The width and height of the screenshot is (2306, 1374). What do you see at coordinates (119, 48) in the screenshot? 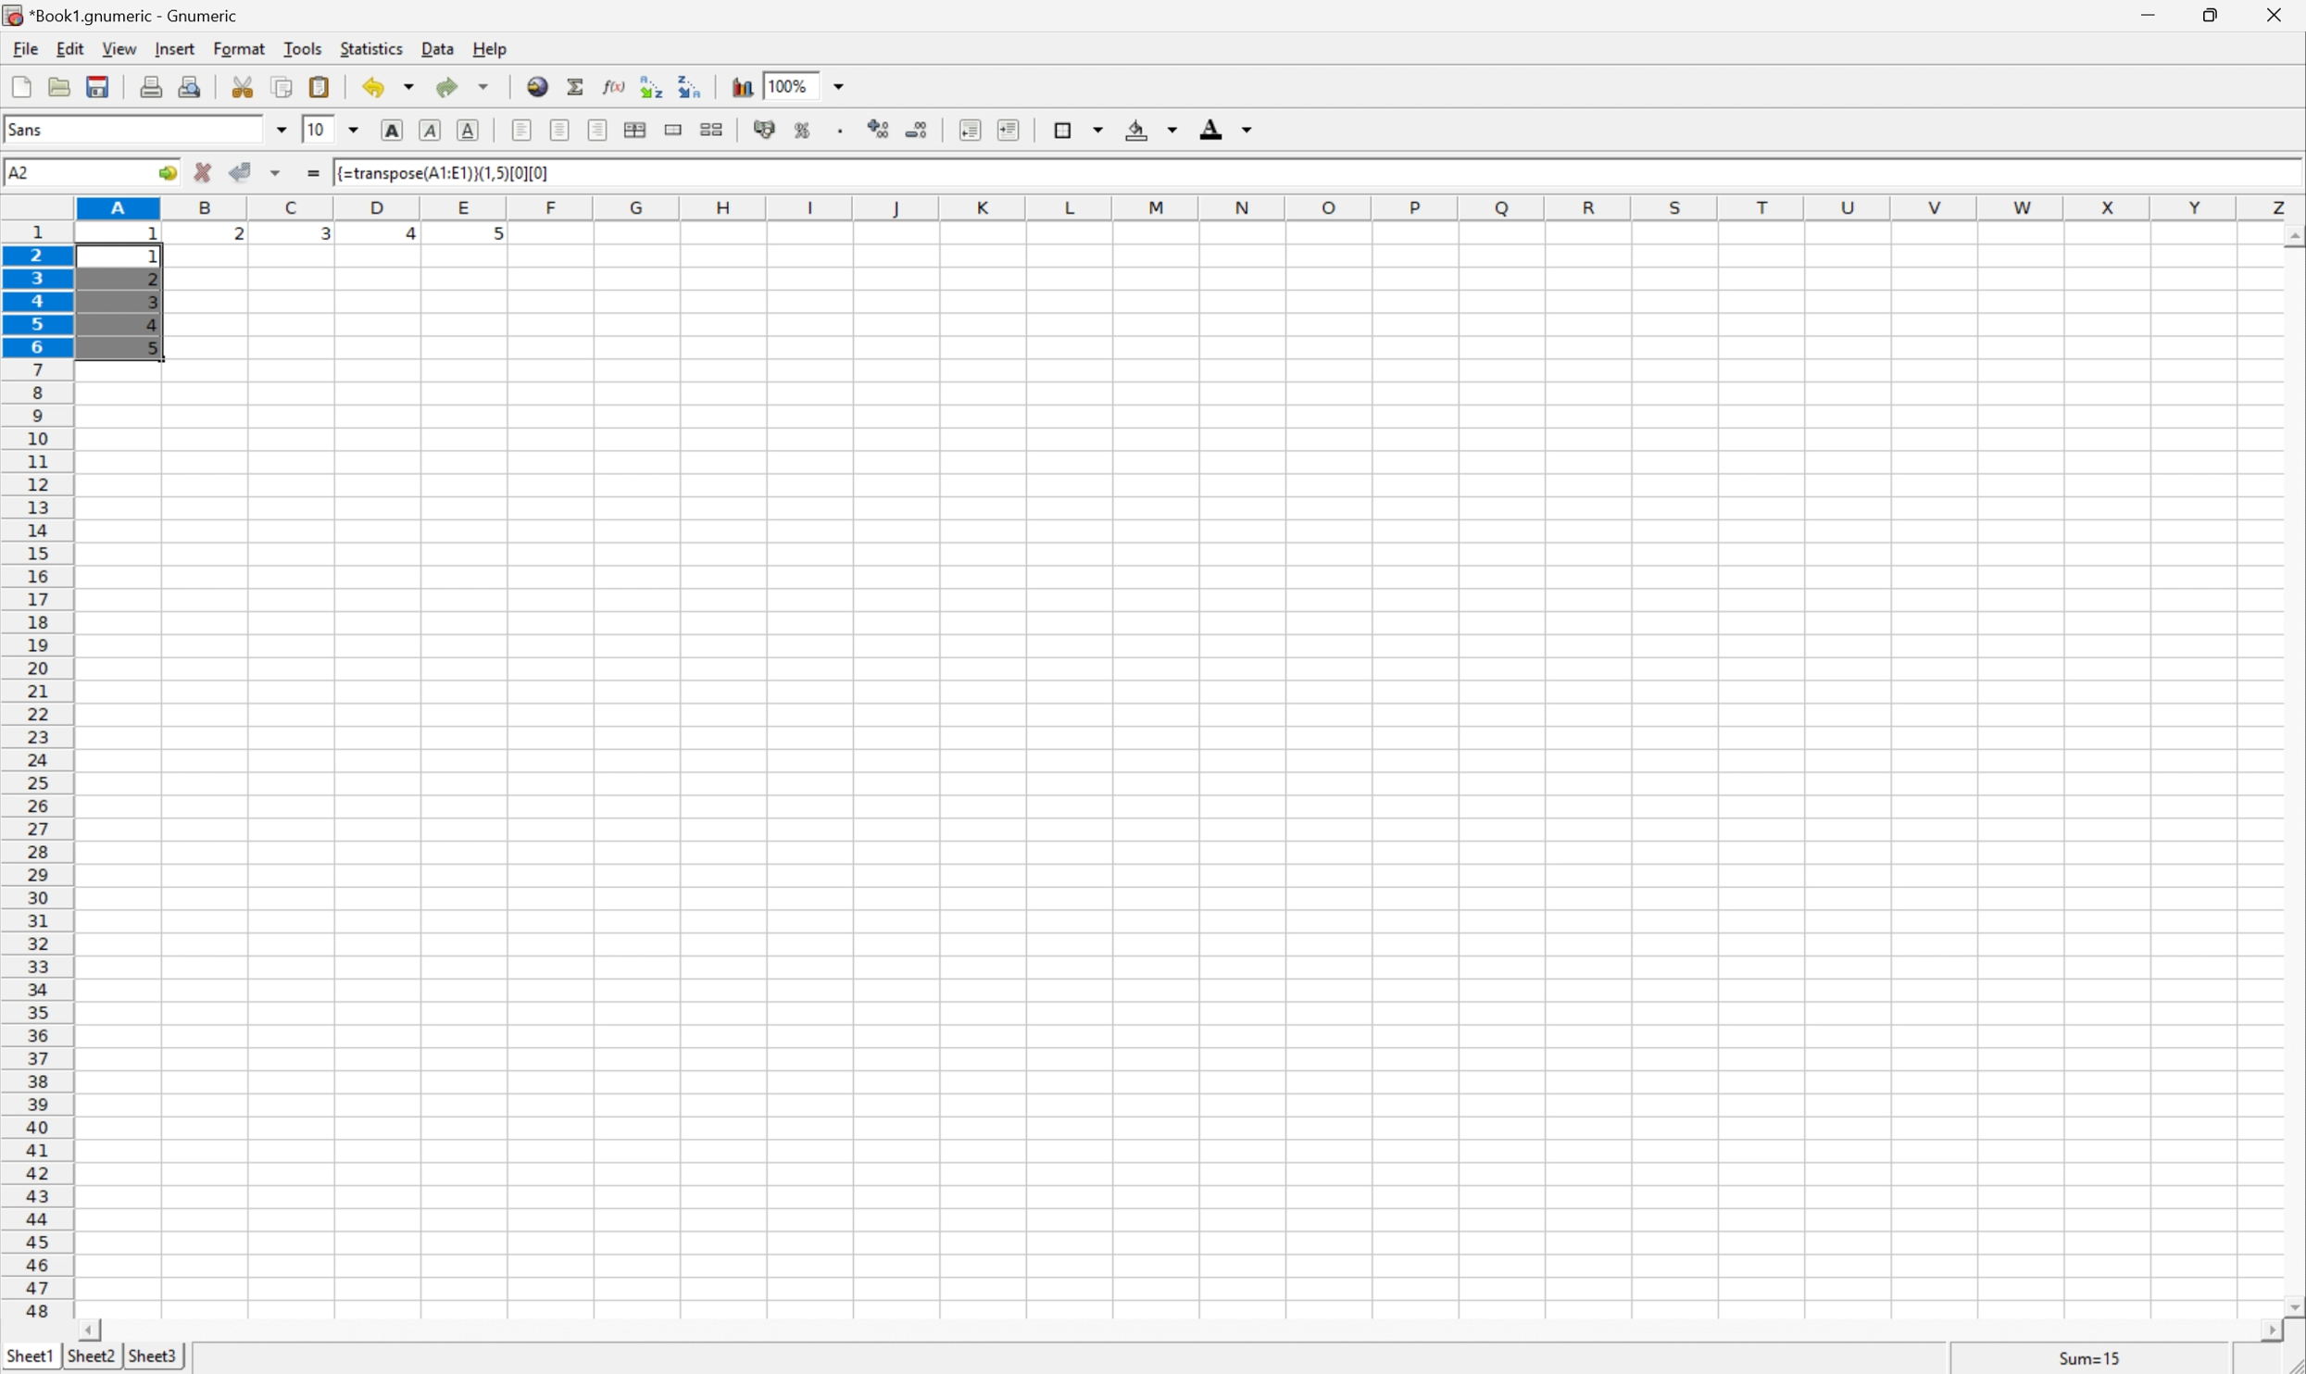
I see `view` at bounding box center [119, 48].